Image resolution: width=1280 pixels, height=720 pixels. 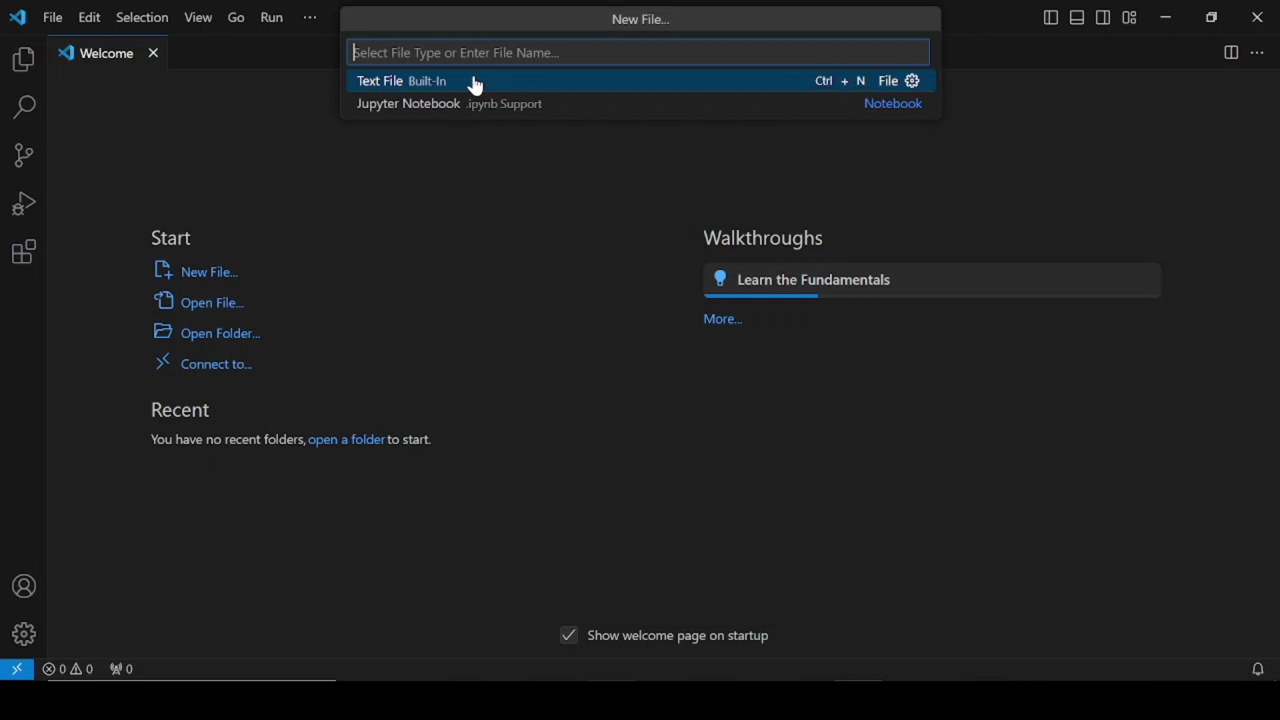 What do you see at coordinates (1260, 671) in the screenshot?
I see `notifications` at bounding box center [1260, 671].